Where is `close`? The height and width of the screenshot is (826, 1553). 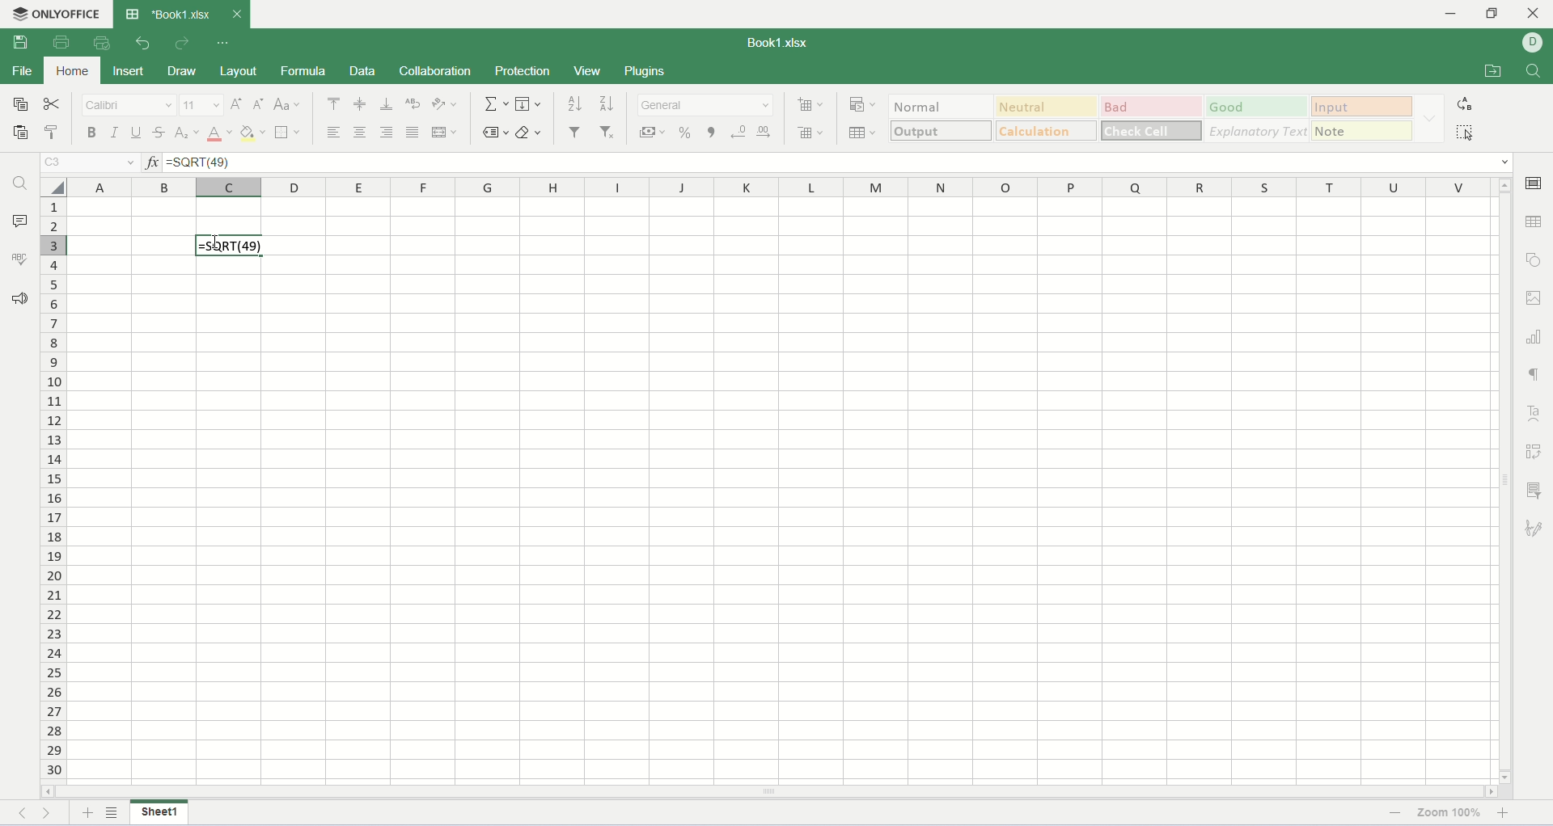 close is located at coordinates (1535, 12).